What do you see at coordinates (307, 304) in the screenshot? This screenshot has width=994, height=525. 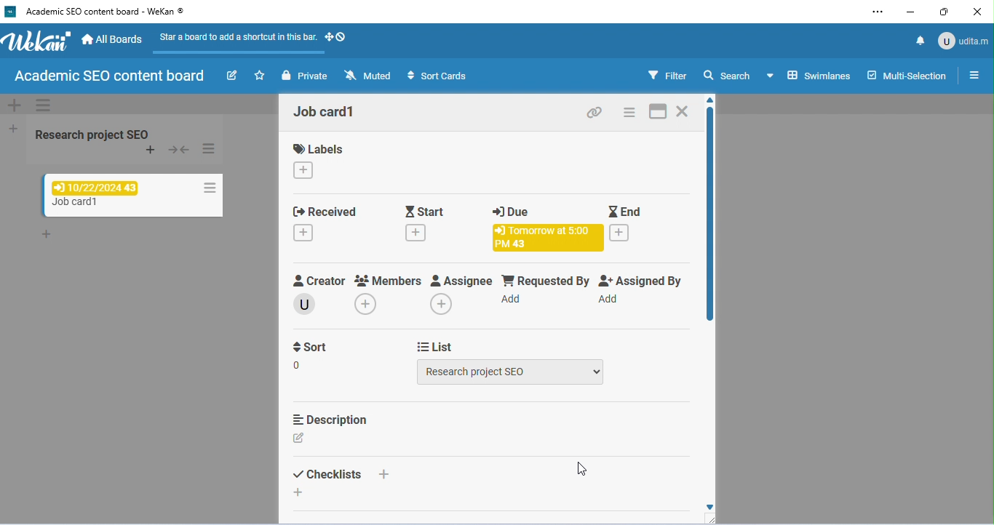 I see `creator name` at bounding box center [307, 304].